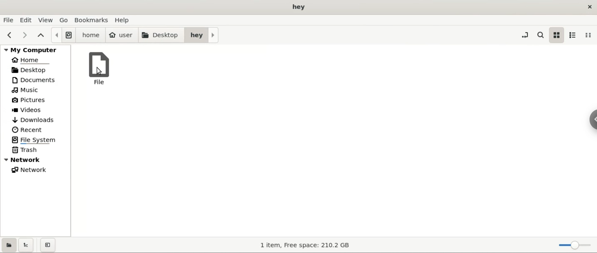 Image resolution: width=597 pixels, height=253 pixels. What do you see at coordinates (35, 110) in the screenshot?
I see `videos` at bounding box center [35, 110].